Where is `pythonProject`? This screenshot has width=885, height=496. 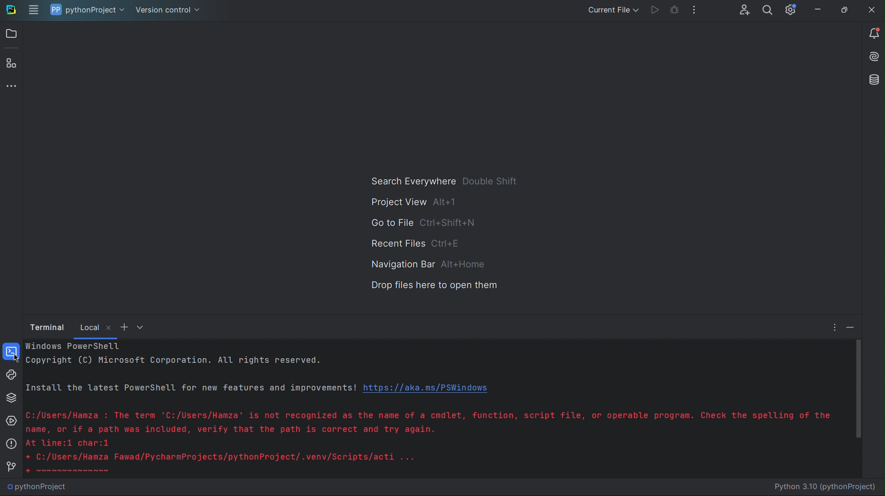
pythonProject is located at coordinates (38, 488).